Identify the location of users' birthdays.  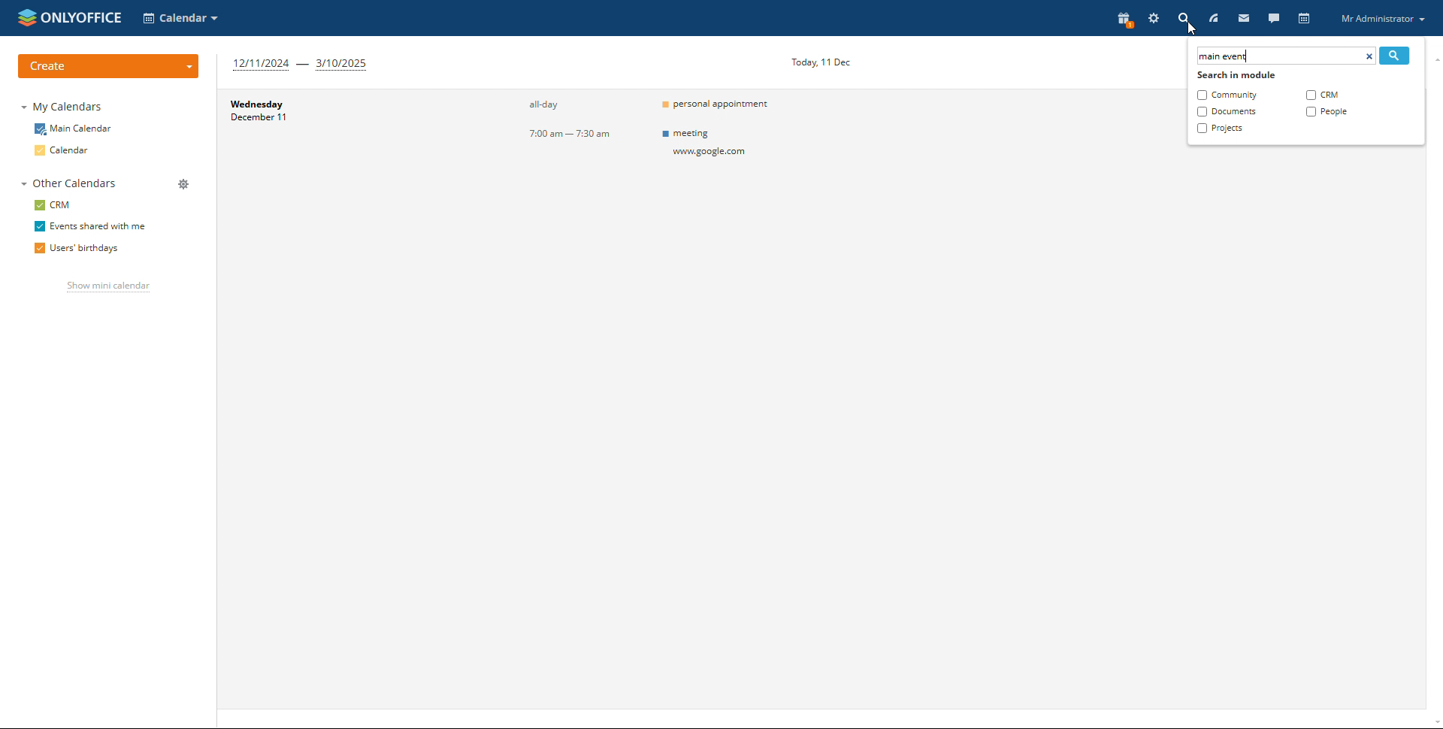
(81, 247).